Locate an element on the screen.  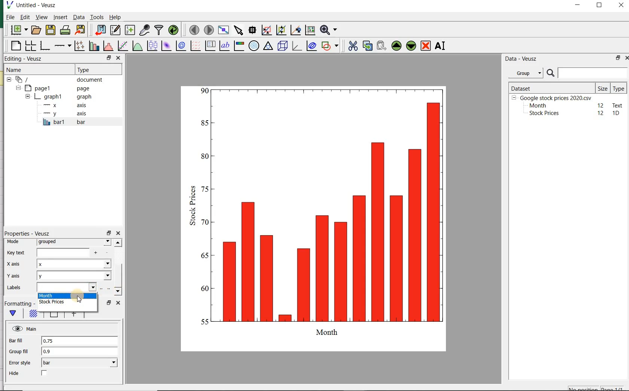
filter data is located at coordinates (159, 30).